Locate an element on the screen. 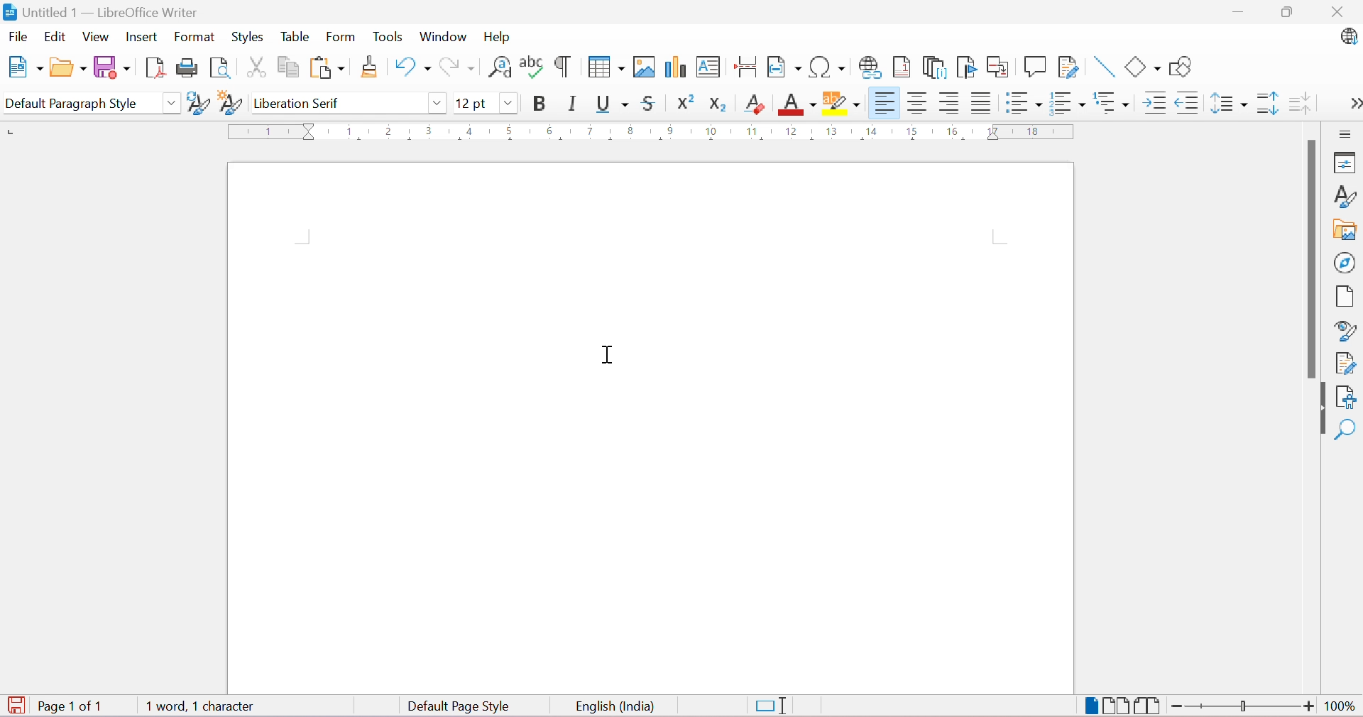 This screenshot has height=717, width=1363. Drop Down is located at coordinates (171, 102).